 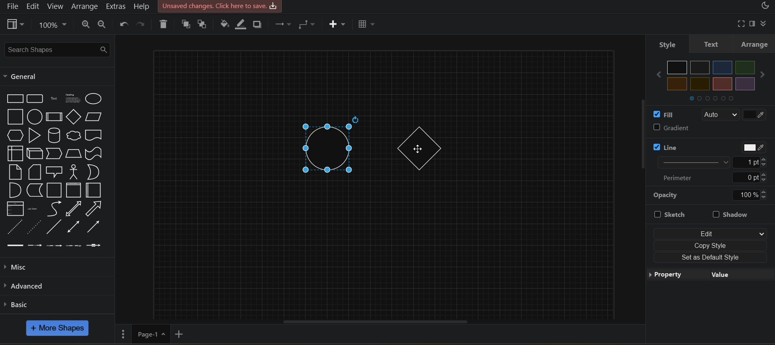 I want to click on Rectangle, so click(x=15, y=99).